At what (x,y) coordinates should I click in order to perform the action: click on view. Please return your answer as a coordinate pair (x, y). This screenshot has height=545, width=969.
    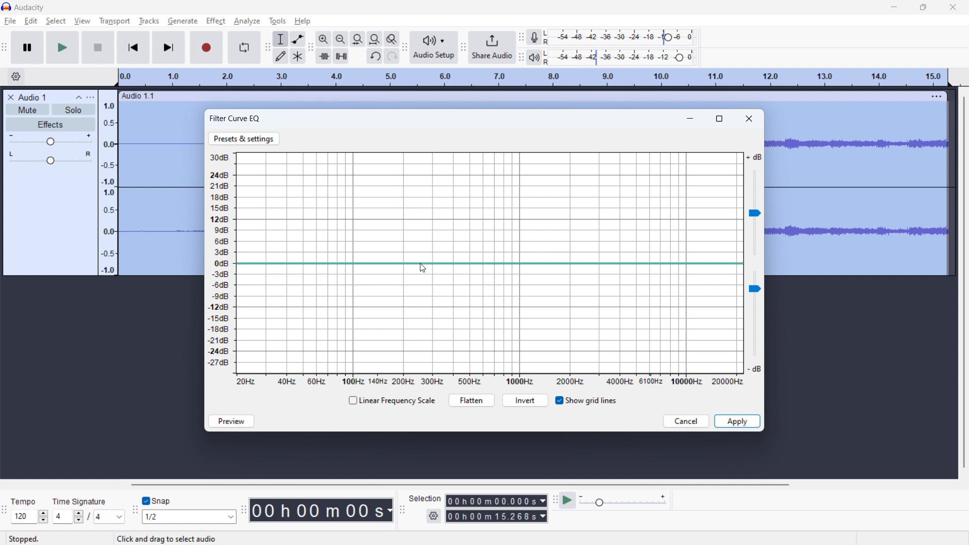
    Looking at the image, I should click on (82, 21).